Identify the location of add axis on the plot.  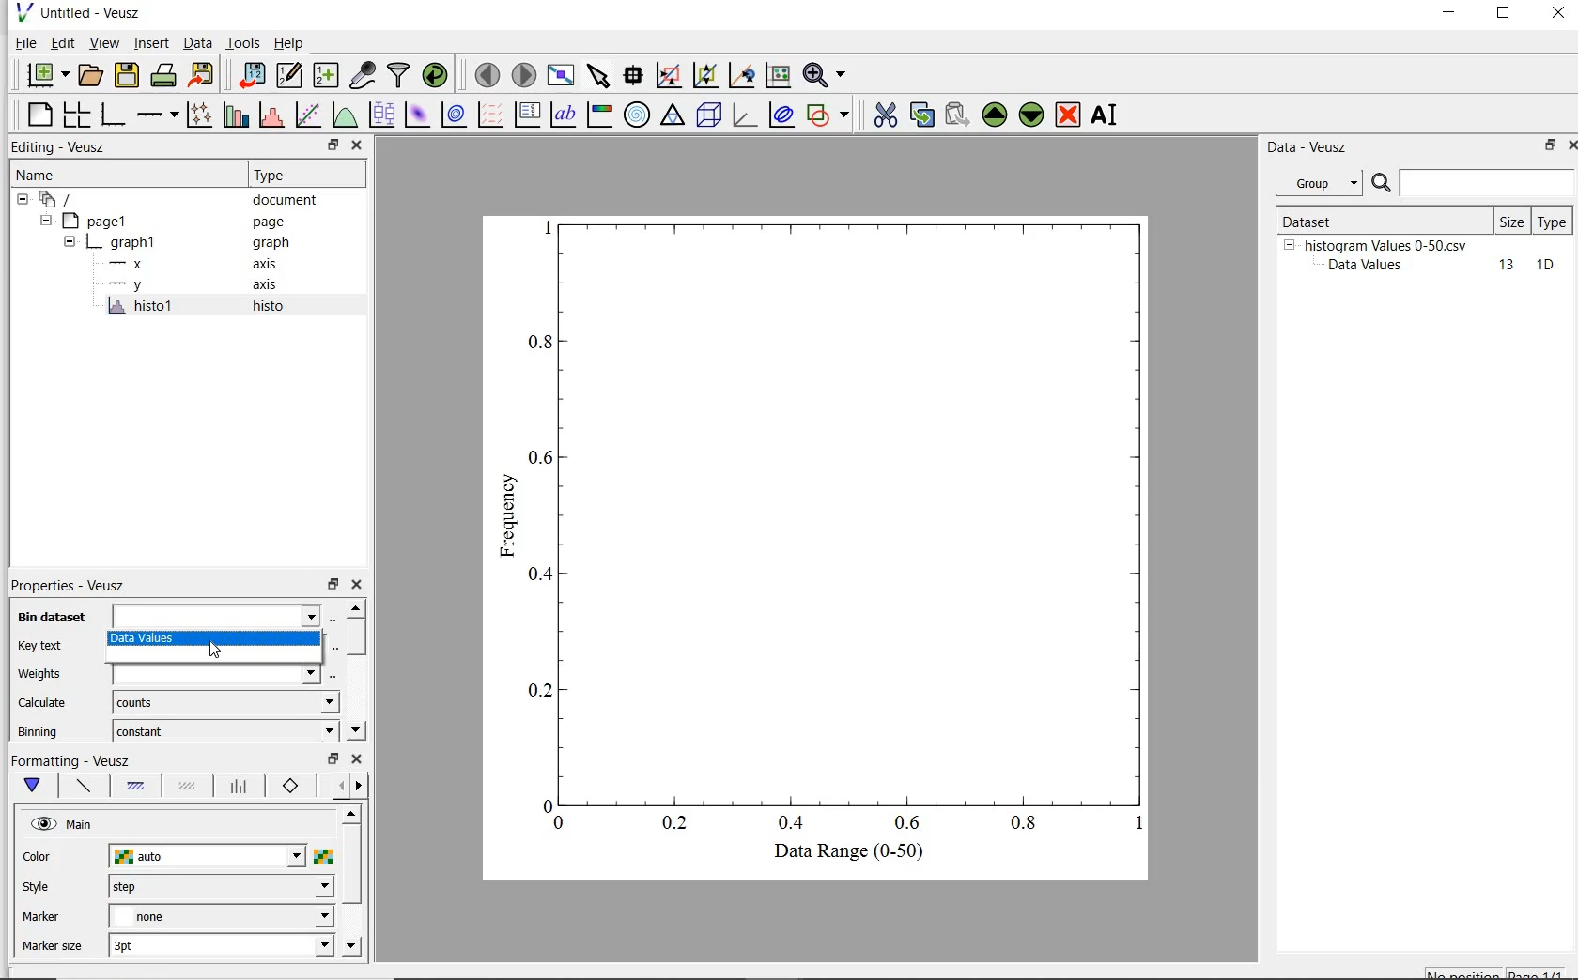
(157, 113).